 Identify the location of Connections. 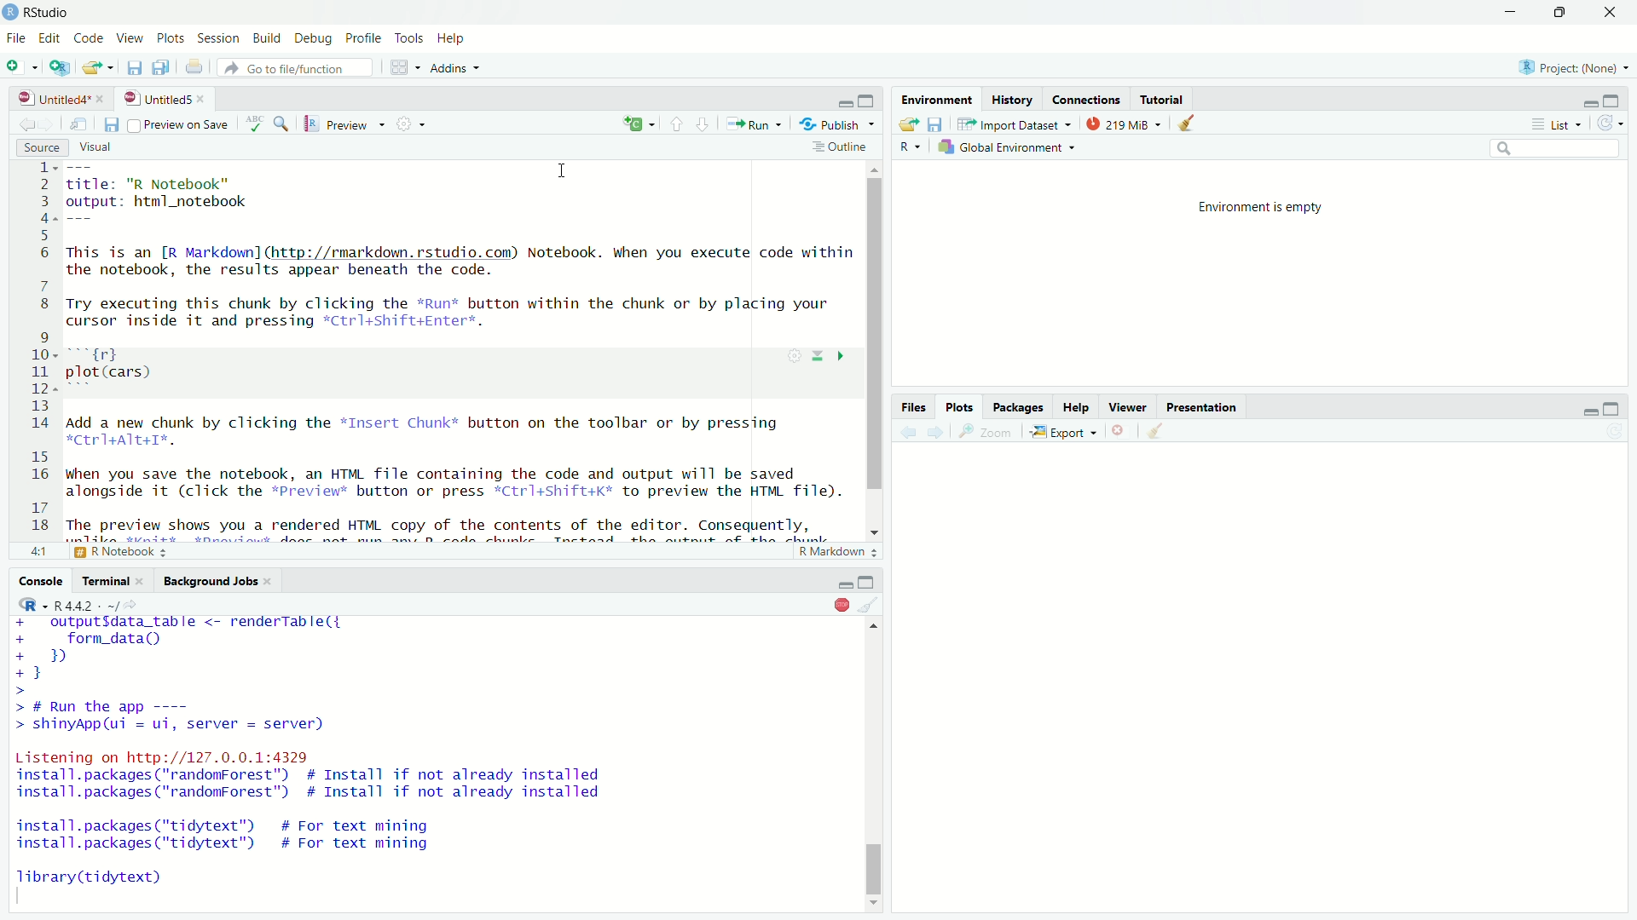
(1086, 98).